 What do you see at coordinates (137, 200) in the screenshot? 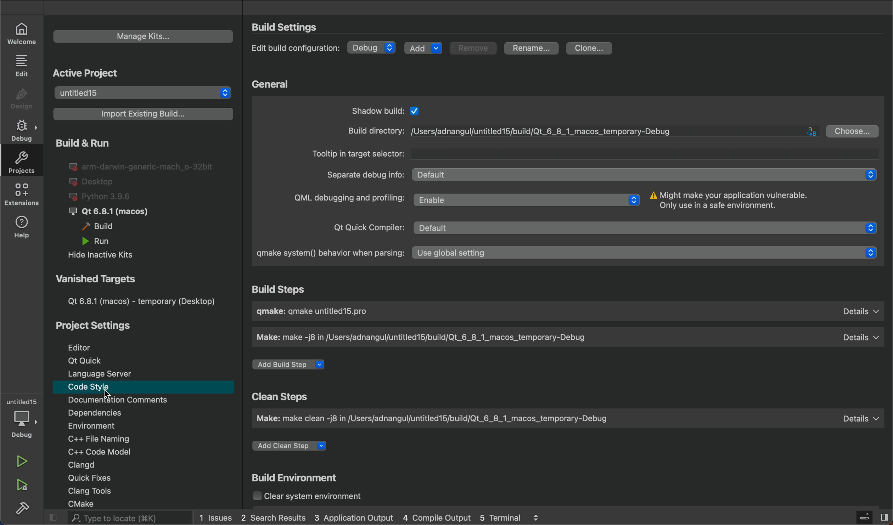
I see `build types` at bounding box center [137, 200].